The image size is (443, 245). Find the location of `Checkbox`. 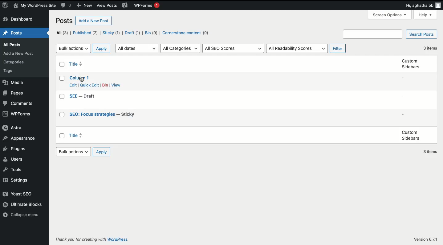

Checkbox is located at coordinates (63, 115).